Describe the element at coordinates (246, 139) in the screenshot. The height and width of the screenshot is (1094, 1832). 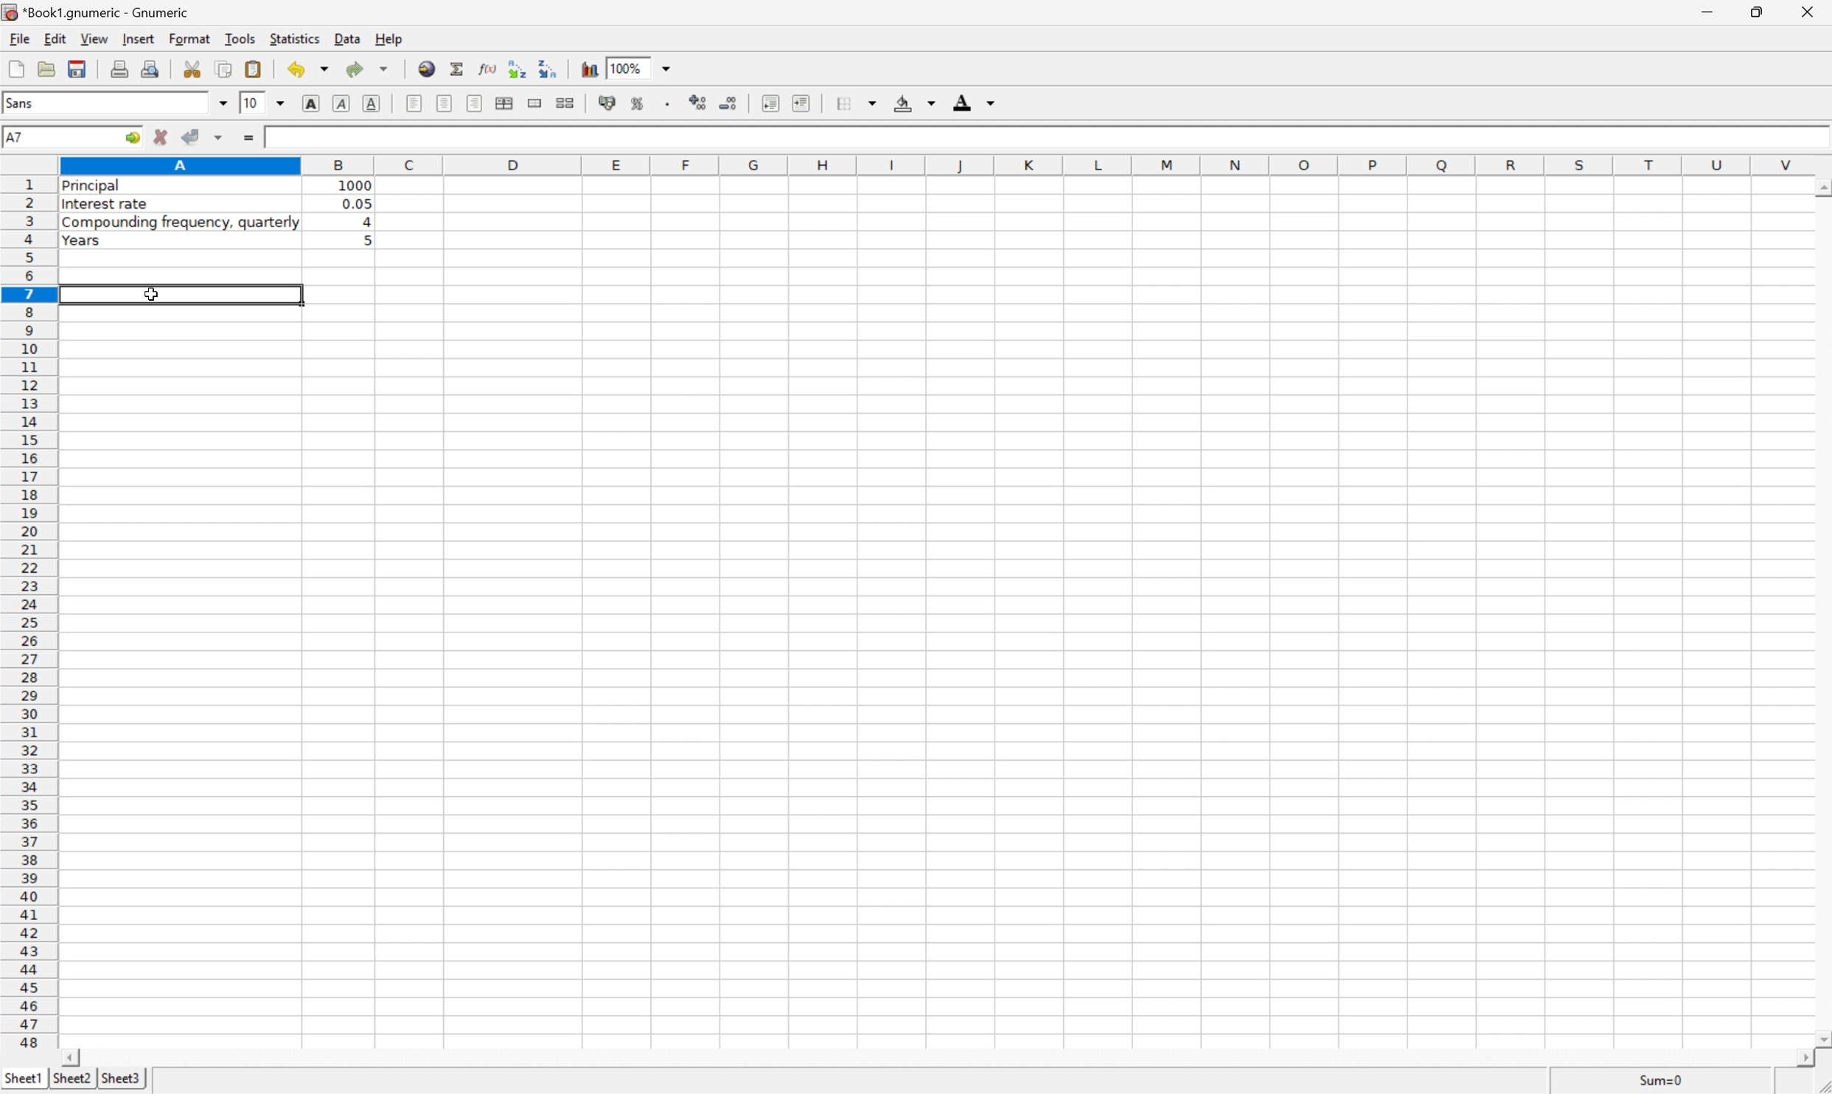
I see `enter formula` at that location.